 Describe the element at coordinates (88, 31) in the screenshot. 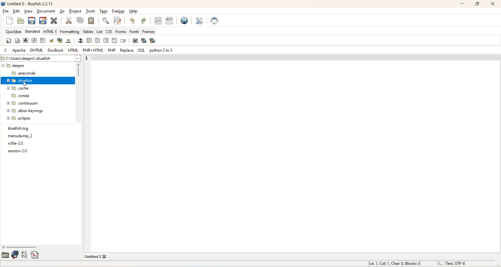

I see `tables` at that location.